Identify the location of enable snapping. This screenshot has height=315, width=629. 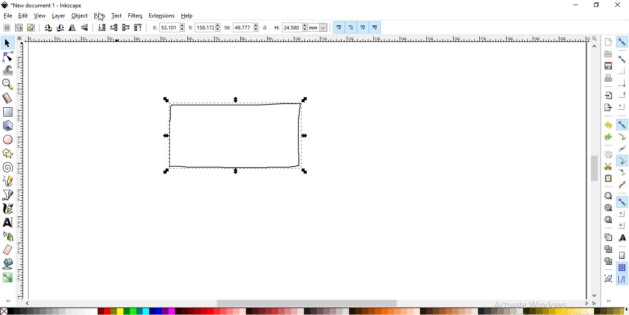
(622, 42).